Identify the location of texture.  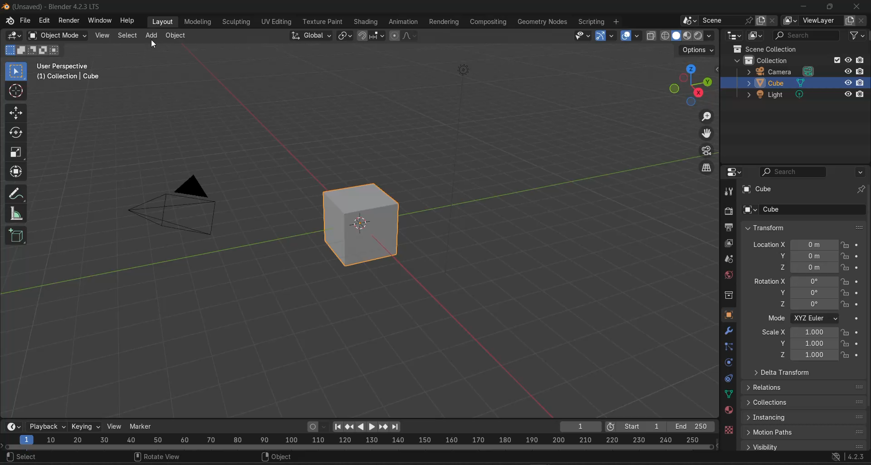
(729, 431).